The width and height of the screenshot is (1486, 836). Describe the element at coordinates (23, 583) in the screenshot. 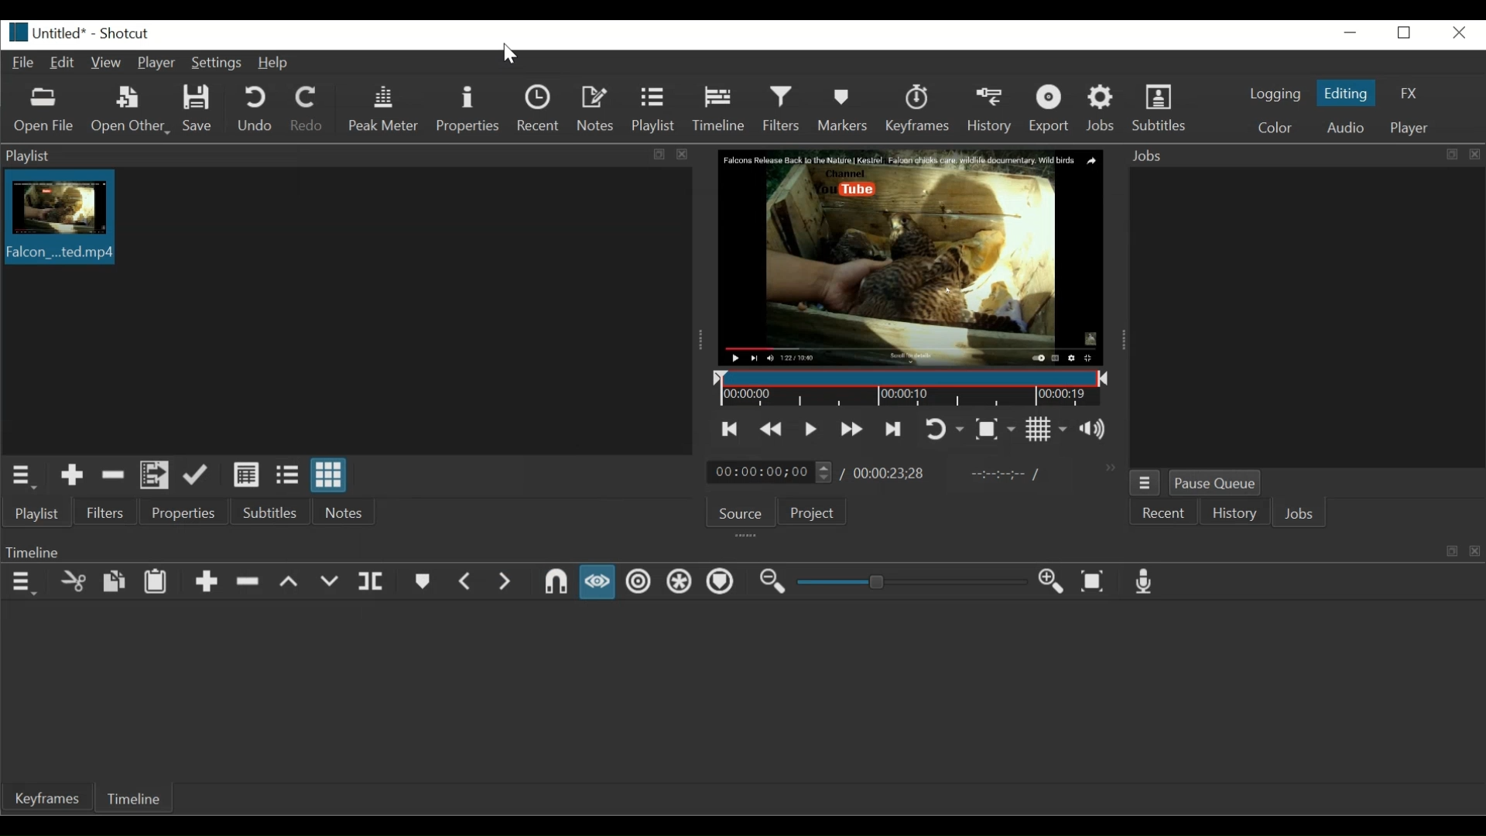

I see `Timeline menu` at that location.